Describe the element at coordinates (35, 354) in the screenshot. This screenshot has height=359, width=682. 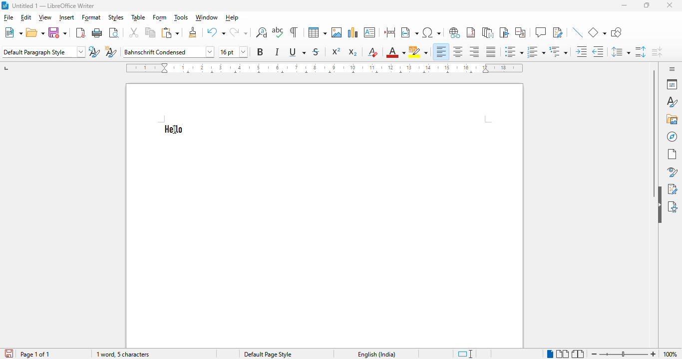
I see `page of 1 of 1` at that location.